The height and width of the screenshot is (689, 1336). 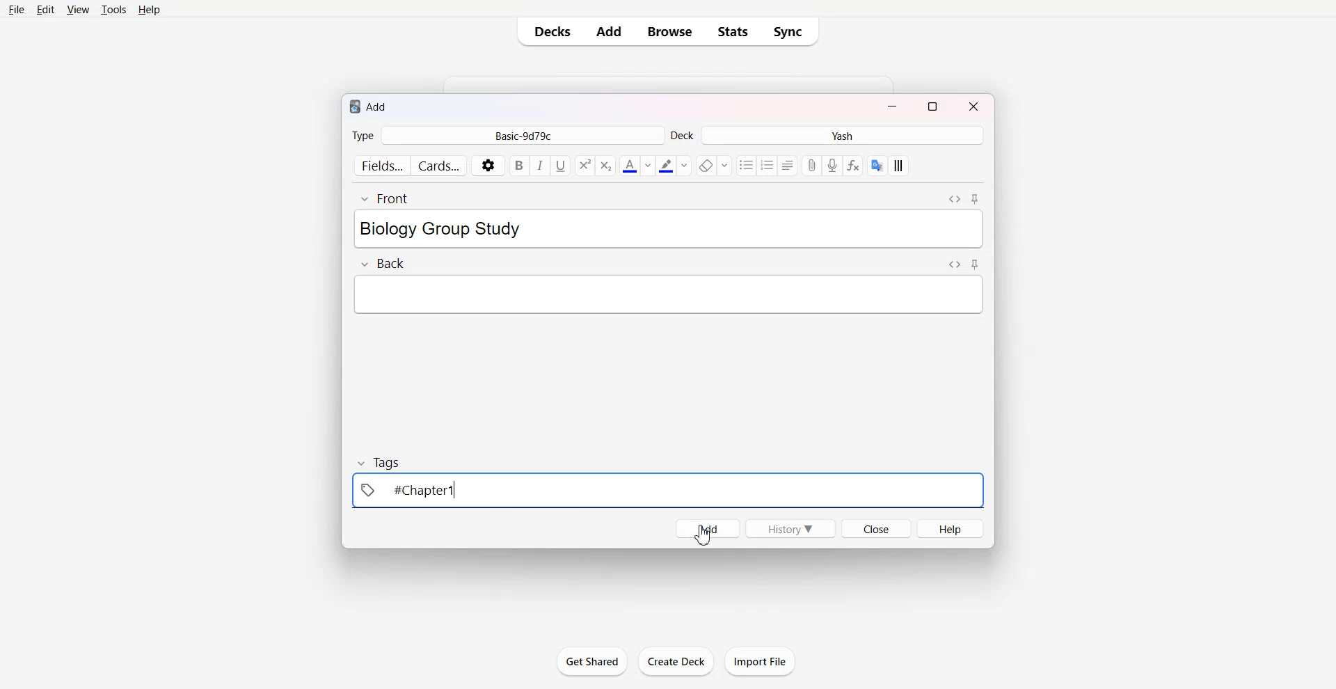 What do you see at coordinates (592, 661) in the screenshot?
I see `Get Shared` at bounding box center [592, 661].